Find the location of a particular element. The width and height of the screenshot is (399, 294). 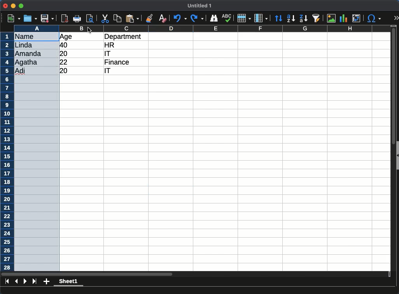

print is located at coordinates (78, 18).